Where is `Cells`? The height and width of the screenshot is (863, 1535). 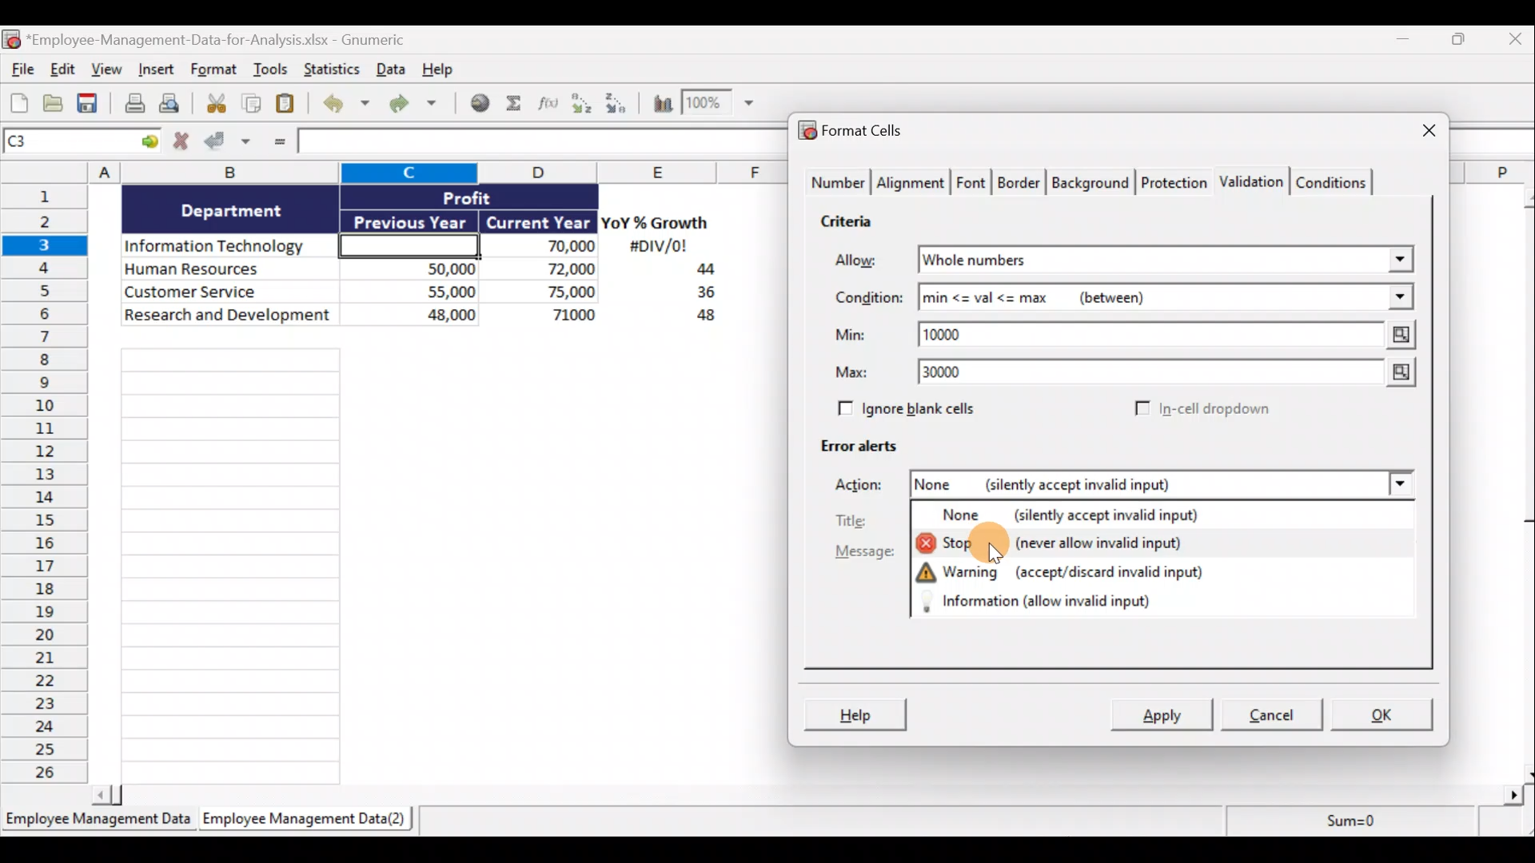 Cells is located at coordinates (430, 559).